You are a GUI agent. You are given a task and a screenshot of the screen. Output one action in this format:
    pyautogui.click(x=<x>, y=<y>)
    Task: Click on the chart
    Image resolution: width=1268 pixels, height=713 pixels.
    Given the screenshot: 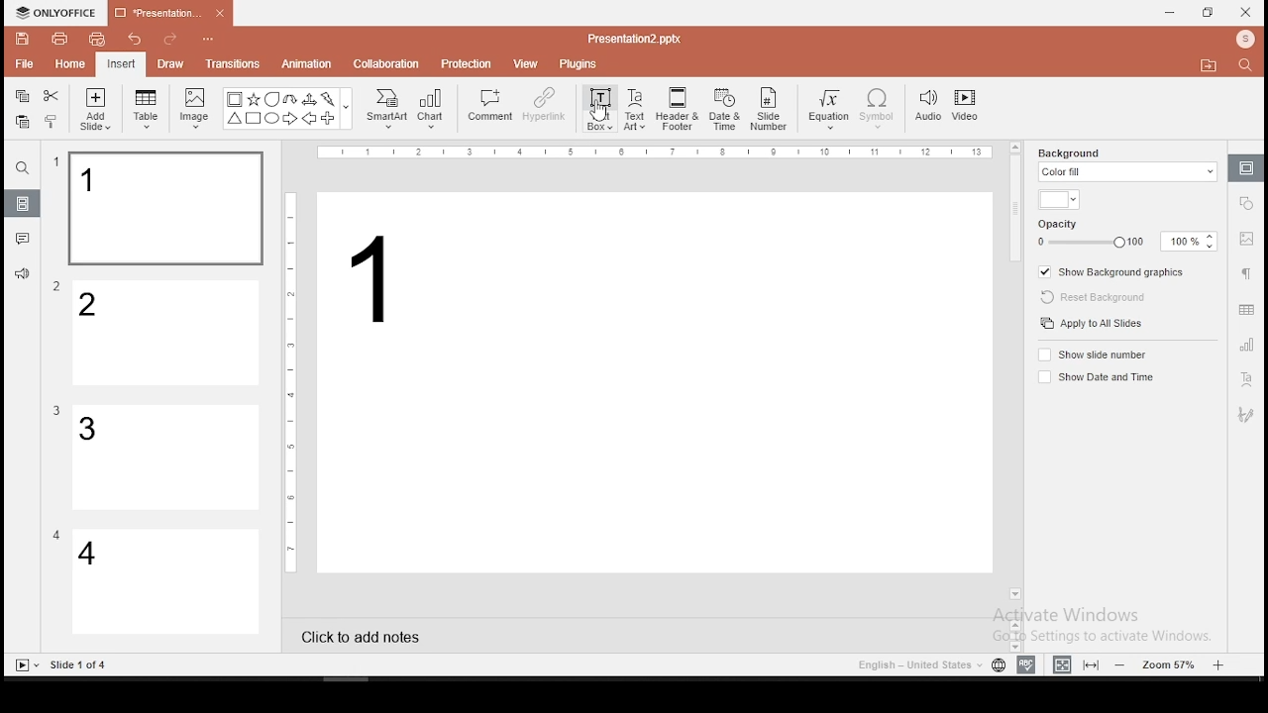 What is the action you would take?
    pyautogui.click(x=432, y=108)
    